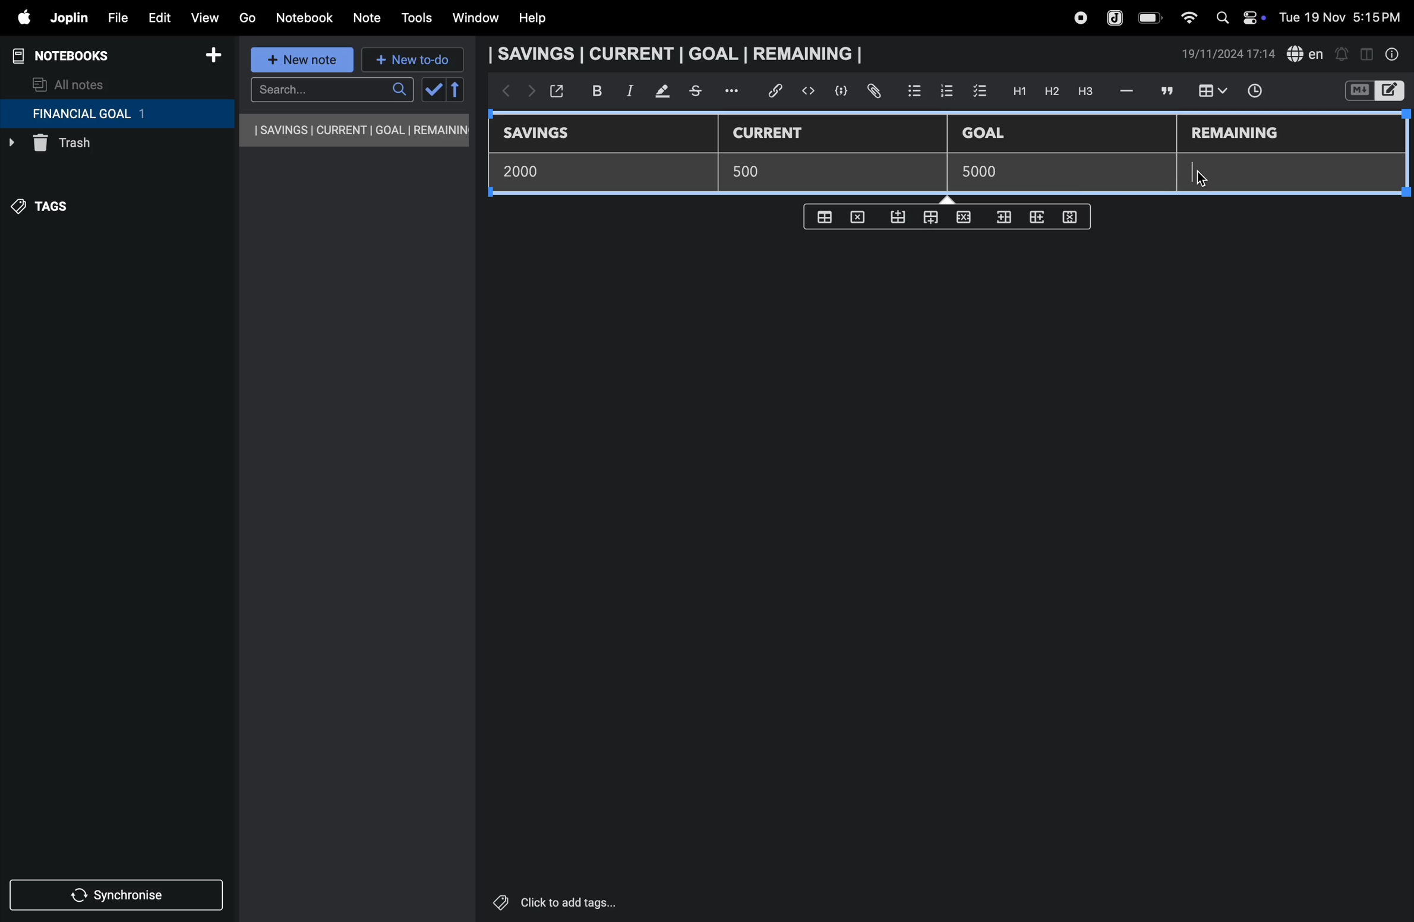 This screenshot has width=1414, height=922. What do you see at coordinates (1128, 90) in the screenshot?
I see `hifen` at bounding box center [1128, 90].